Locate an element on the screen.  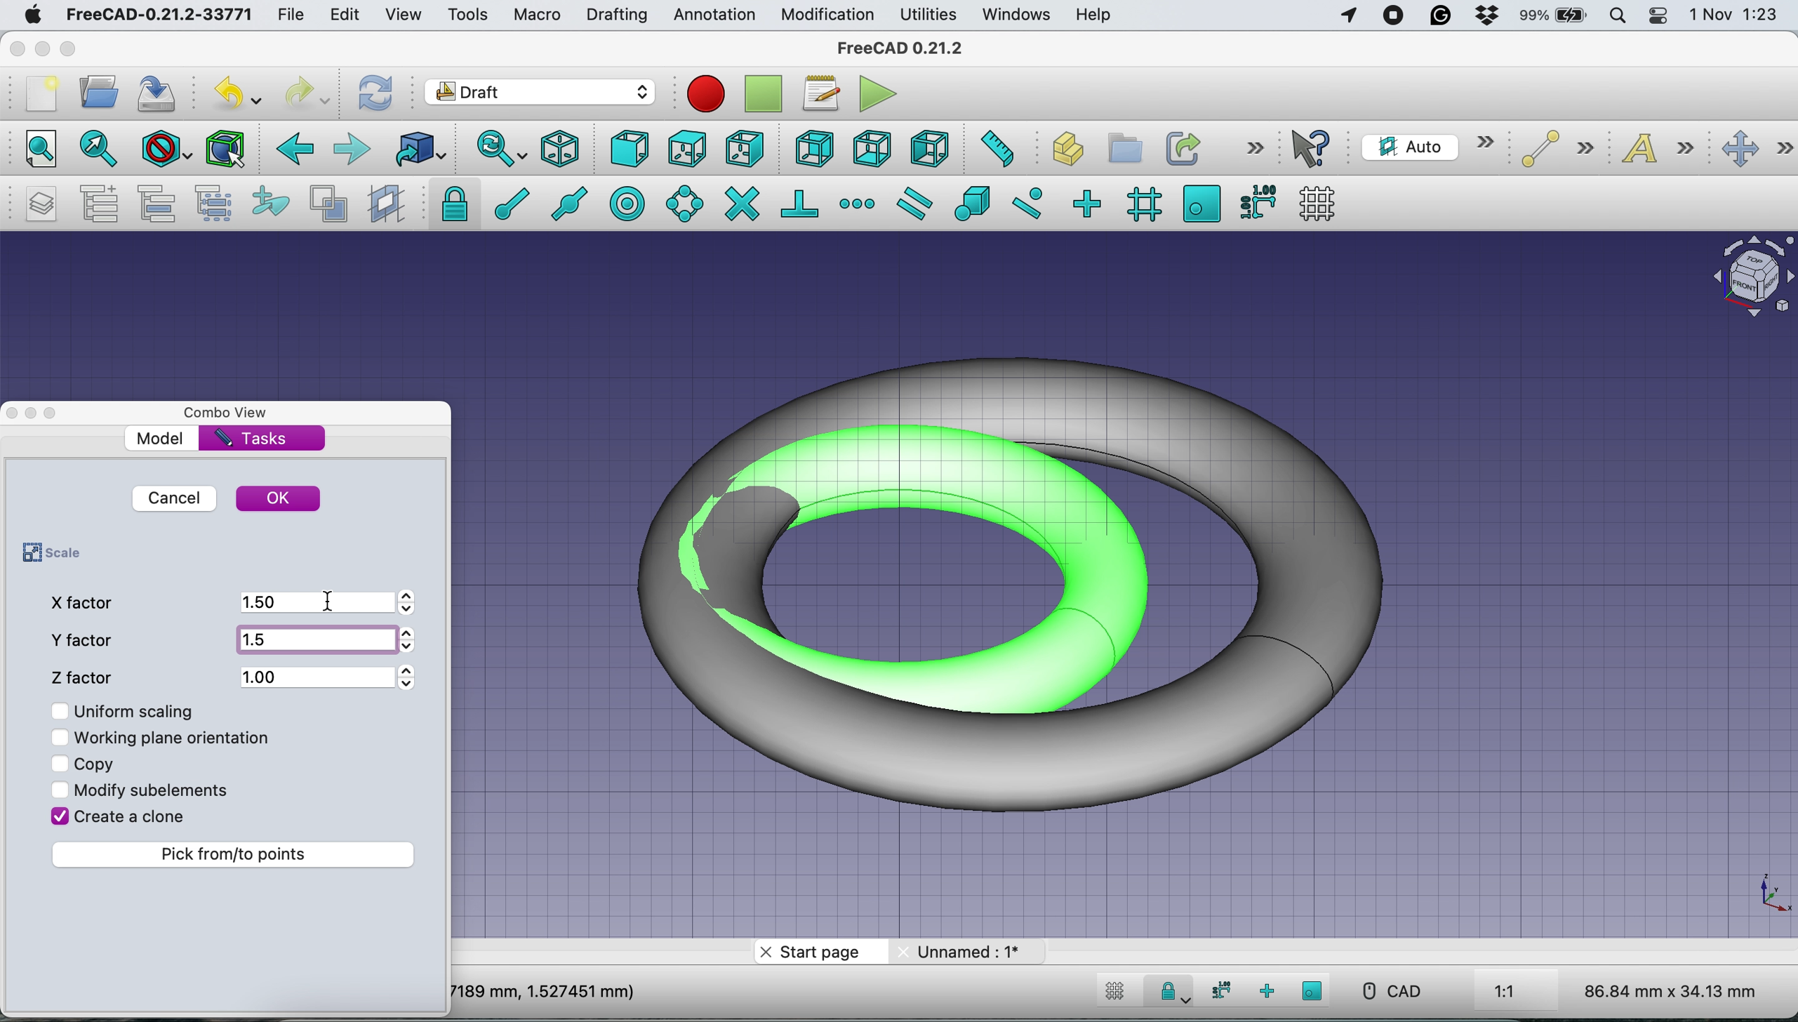
line is located at coordinates (1552, 150).